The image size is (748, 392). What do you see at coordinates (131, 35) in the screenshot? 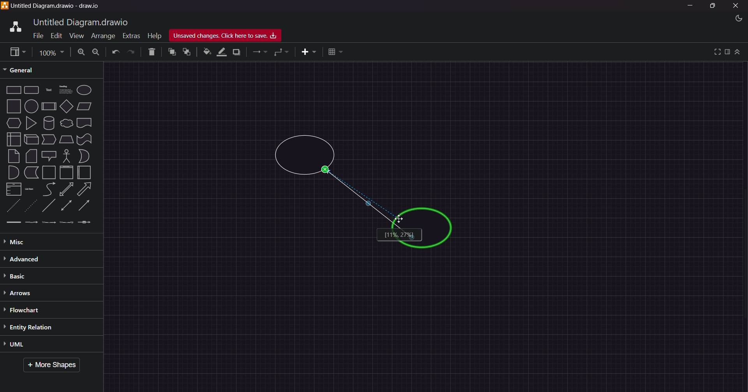
I see `Extras` at bounding box center [131, 35].